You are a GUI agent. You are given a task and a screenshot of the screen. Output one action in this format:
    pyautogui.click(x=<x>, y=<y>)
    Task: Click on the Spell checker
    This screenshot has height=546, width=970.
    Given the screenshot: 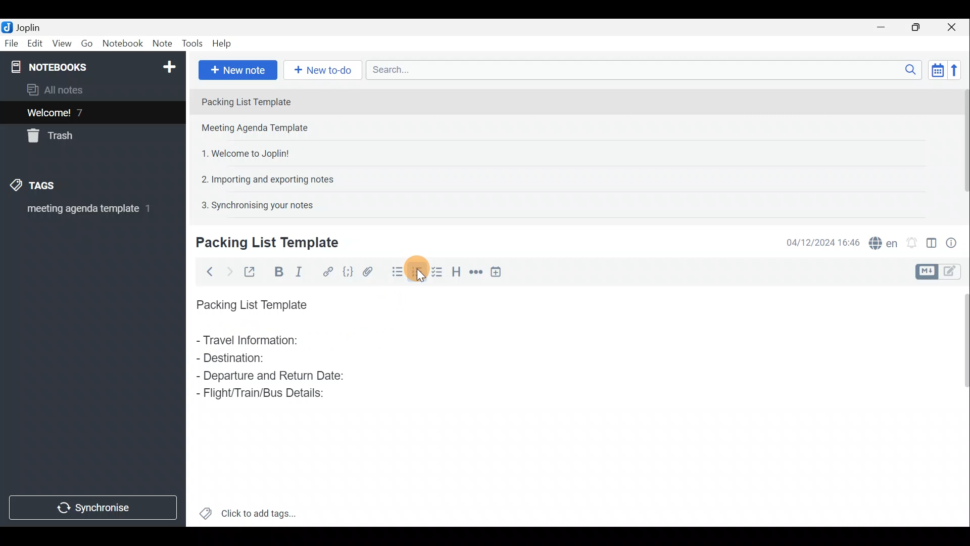 What is the action you would take?
    pyautogui.click(x=881, y=241)
    